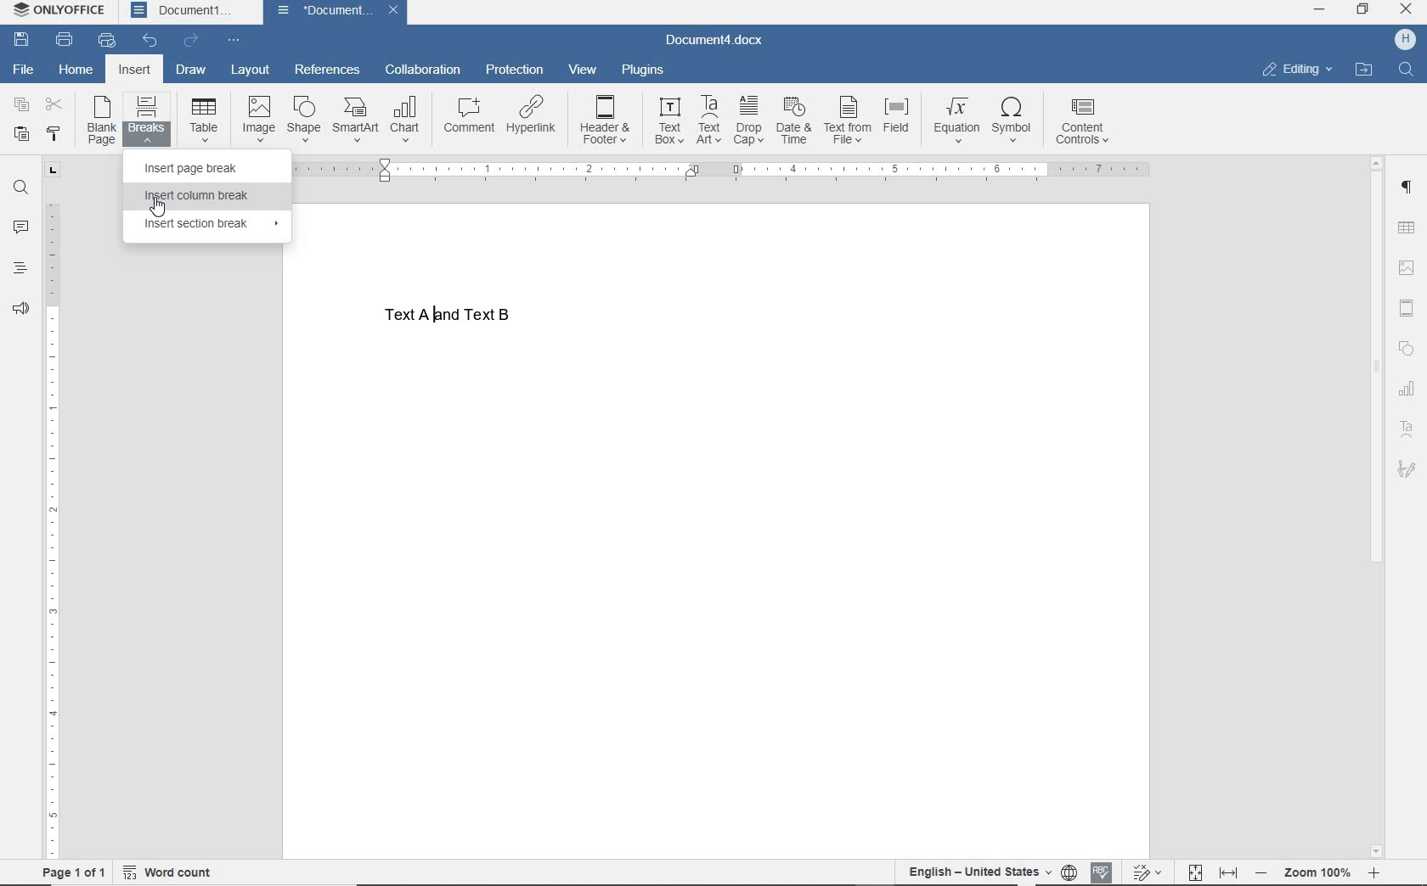 The image size is (1427, 886). Describe the element at coordinates (669, 121) in the screenshot. I see `TEXT BOX` at that location.